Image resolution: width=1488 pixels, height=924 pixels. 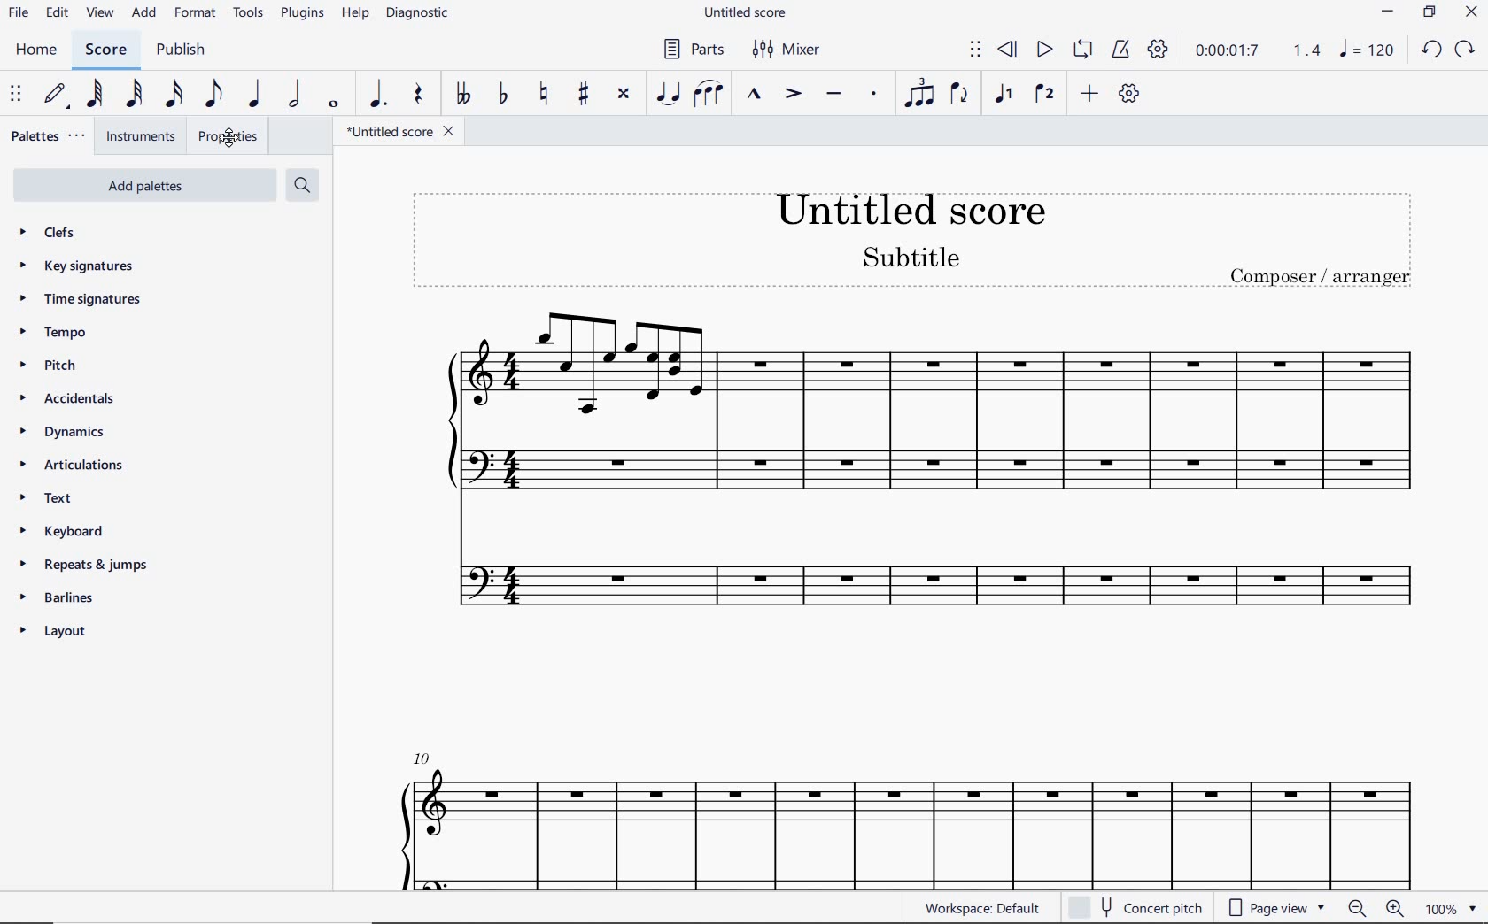 I want to click on search palettes, so click(x=300, y=185).